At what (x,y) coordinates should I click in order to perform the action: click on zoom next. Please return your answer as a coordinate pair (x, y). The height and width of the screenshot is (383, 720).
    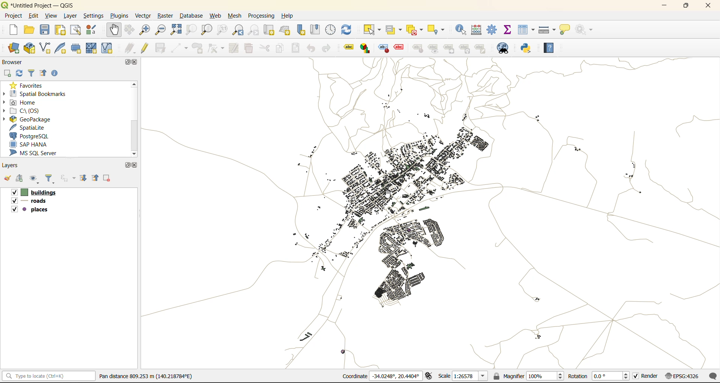
    Looking at the image, I should click on (253, 30).